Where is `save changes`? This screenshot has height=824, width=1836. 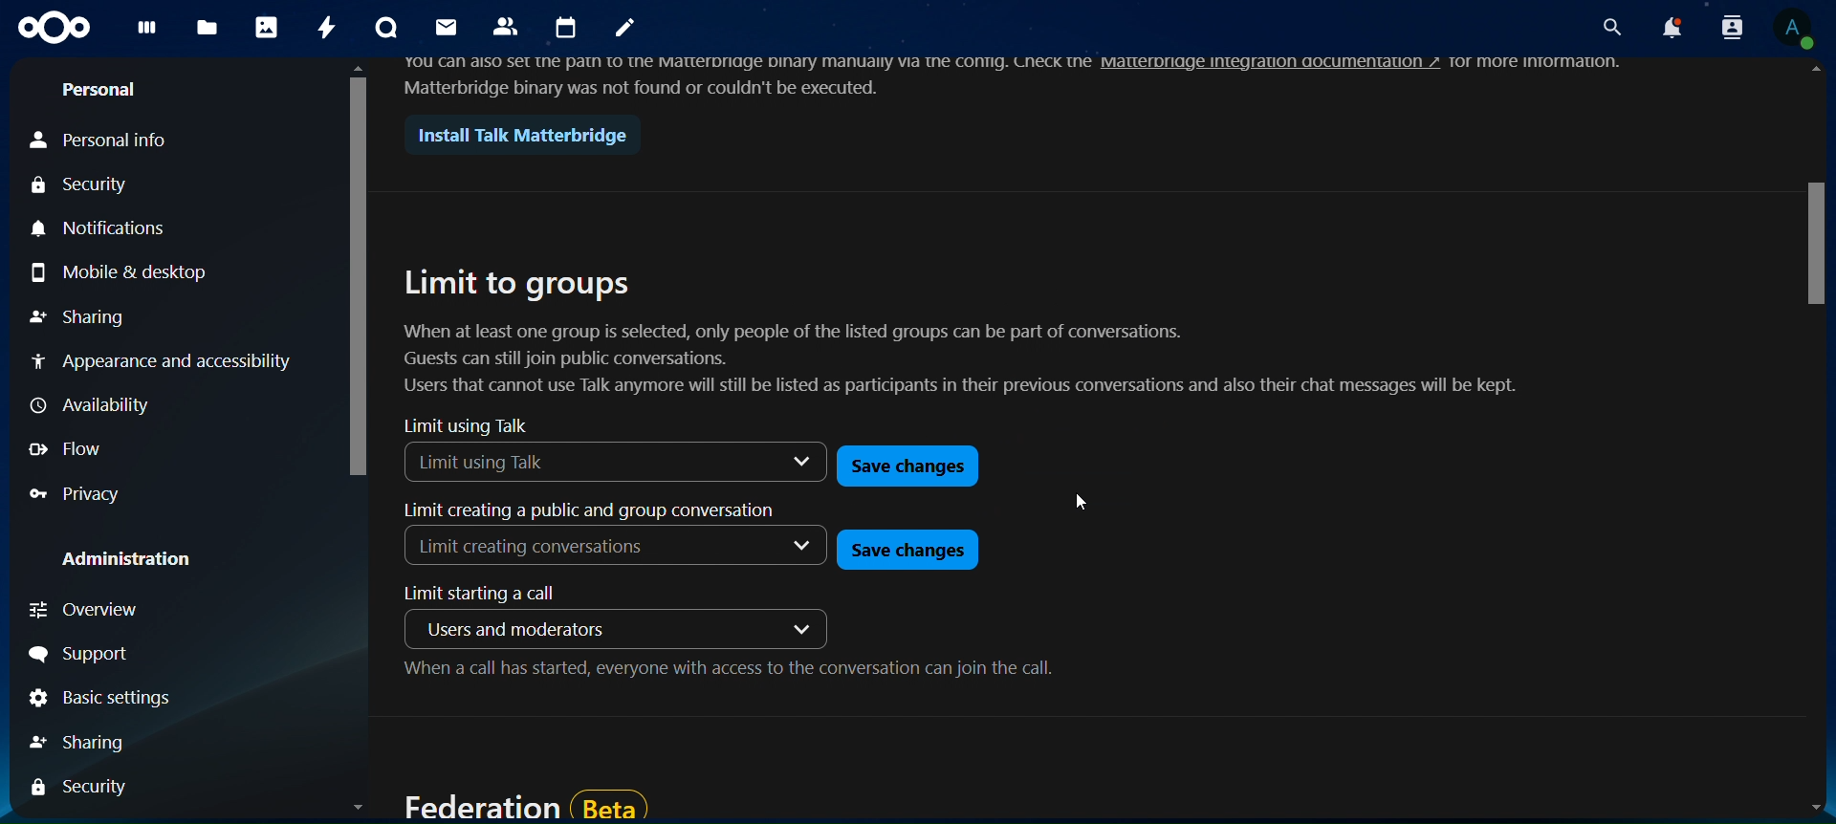 save changes is located at coordinates (910, 468).